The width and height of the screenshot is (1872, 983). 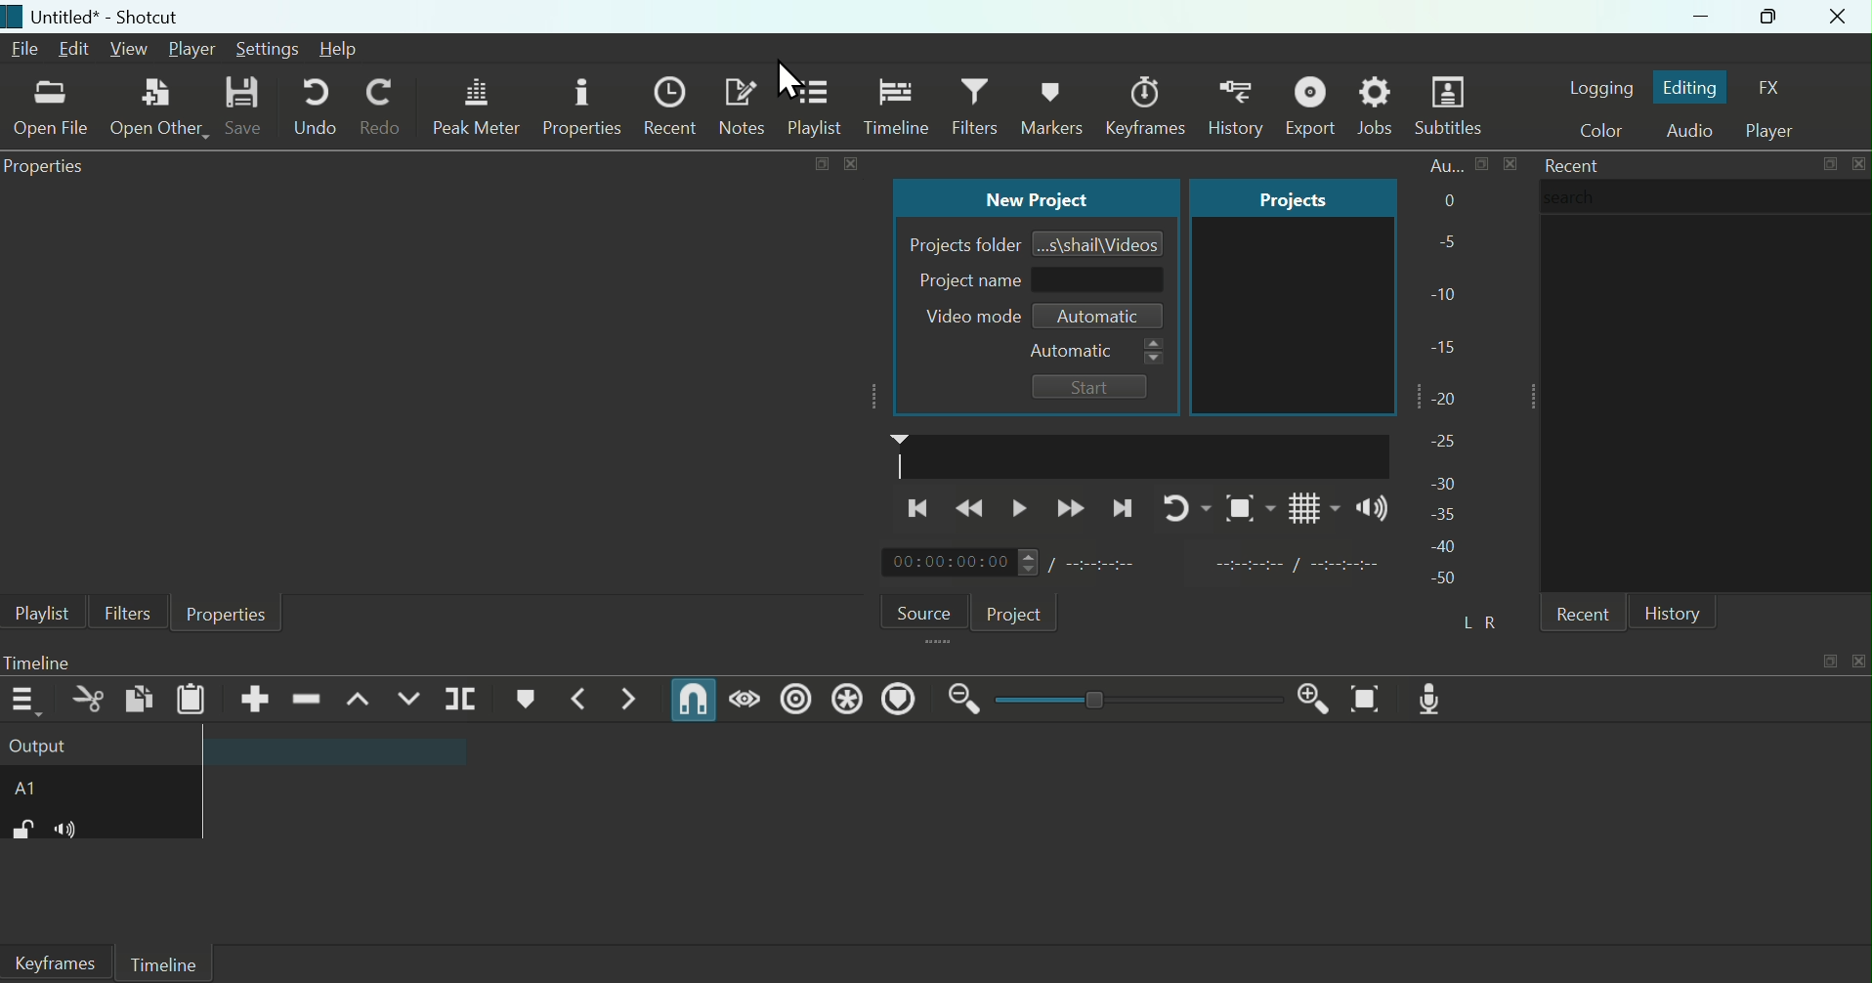 What do you see at coordinates (850, 163) in the screenshot?
I see `close` at bounding box center [850, 163].